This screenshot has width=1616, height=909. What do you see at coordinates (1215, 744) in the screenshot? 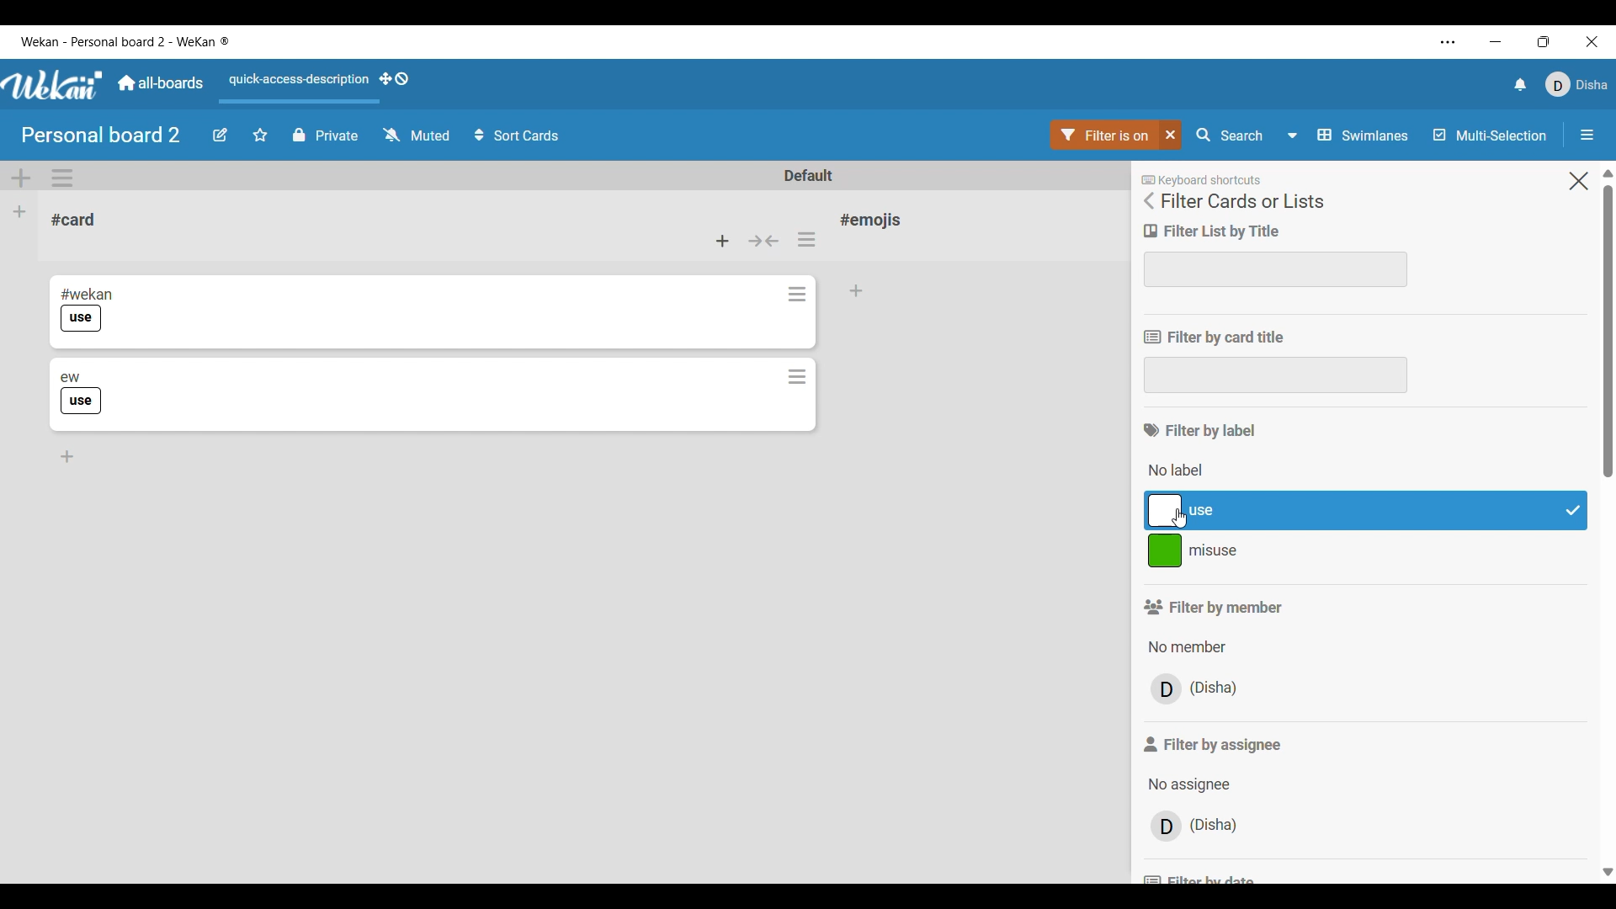
I see `Section title` at bounding box center [1215, 744].